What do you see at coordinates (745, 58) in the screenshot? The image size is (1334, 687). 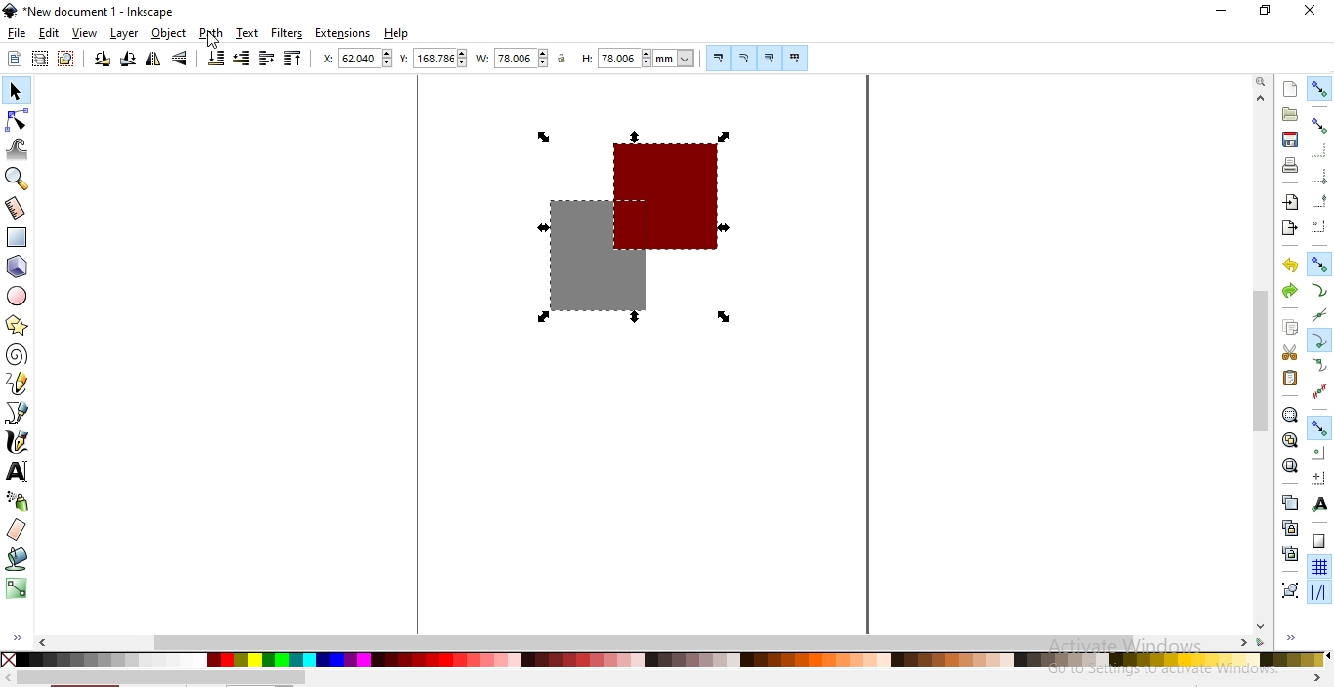 I see `scale radii of rounded corners` at bounding box center [745, 58].